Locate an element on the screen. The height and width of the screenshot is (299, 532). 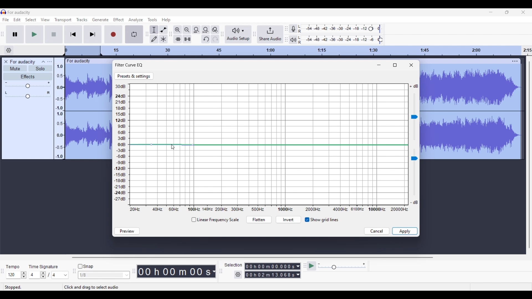
Analyze menu is located at coordinates (135, 20).